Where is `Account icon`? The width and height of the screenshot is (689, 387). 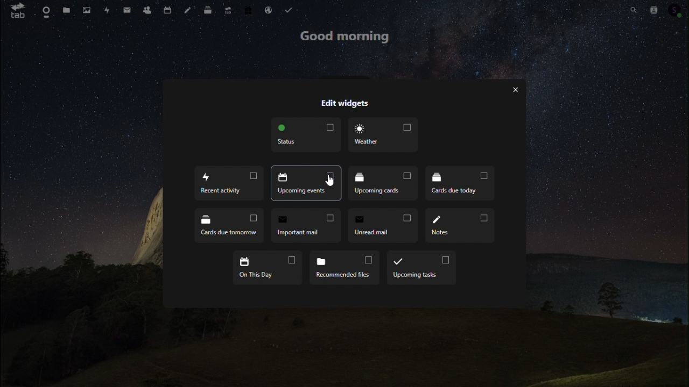
Account icon is located at coordinates (676, 9).